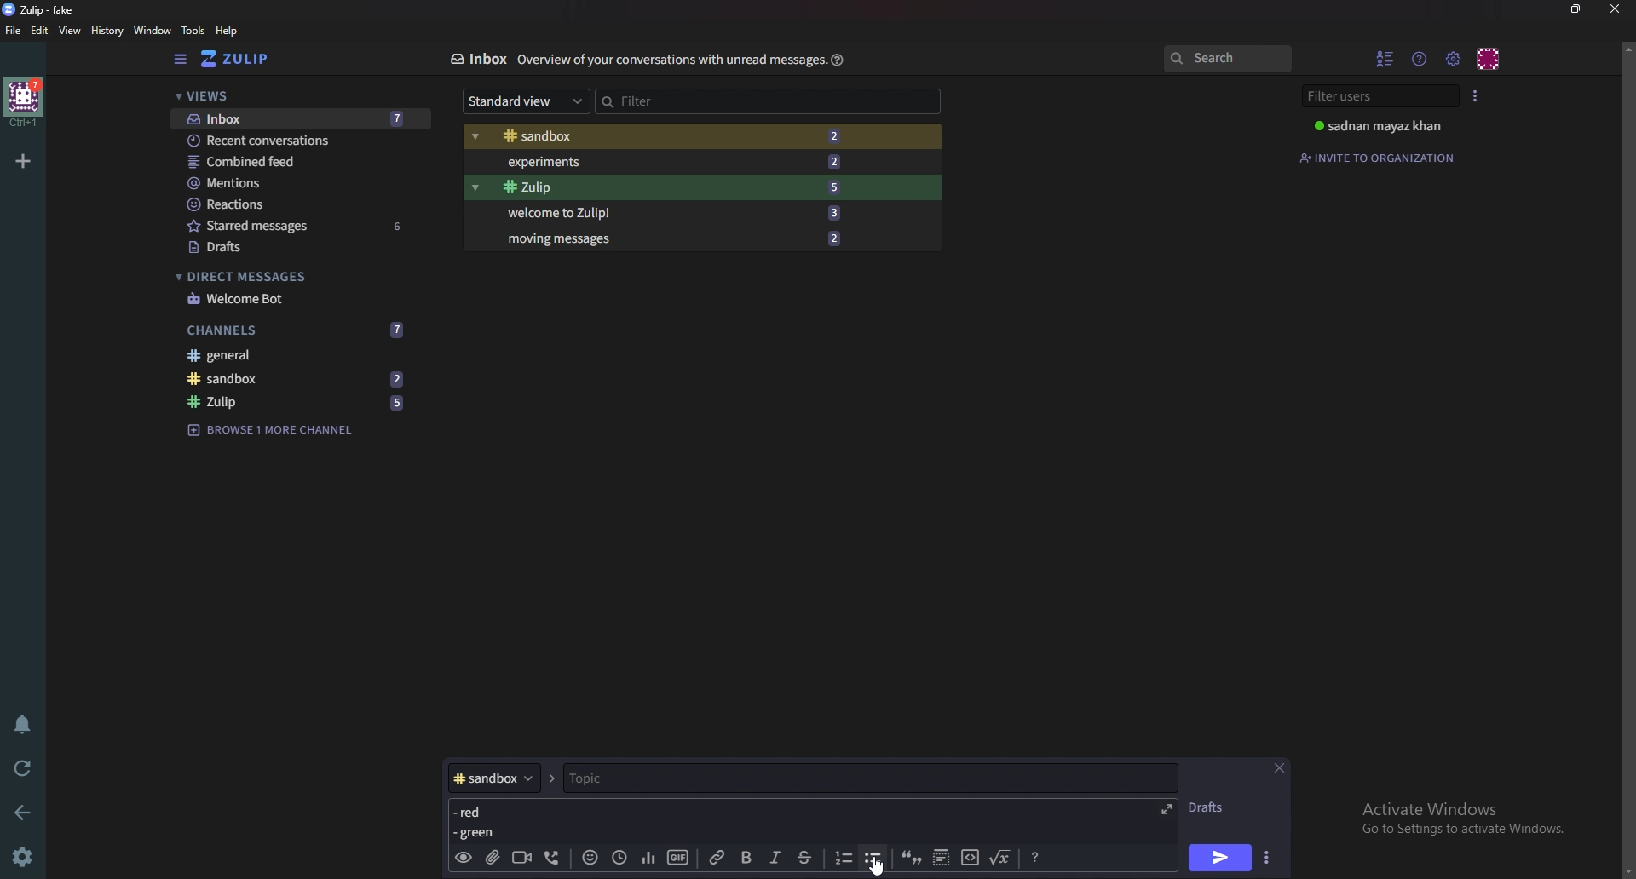 This screenshot has height=879, width=1636. Describe the element at coordinates (296, 299) in the screenshot. I see `welcome bot` at that location.